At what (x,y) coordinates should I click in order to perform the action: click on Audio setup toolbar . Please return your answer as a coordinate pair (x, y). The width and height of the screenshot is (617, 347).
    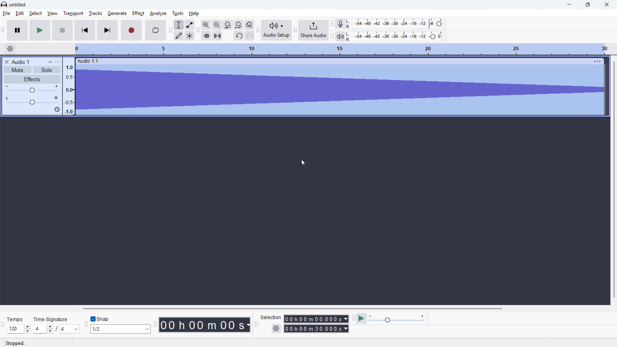
    Looking at the image, I should click on (258, 30).